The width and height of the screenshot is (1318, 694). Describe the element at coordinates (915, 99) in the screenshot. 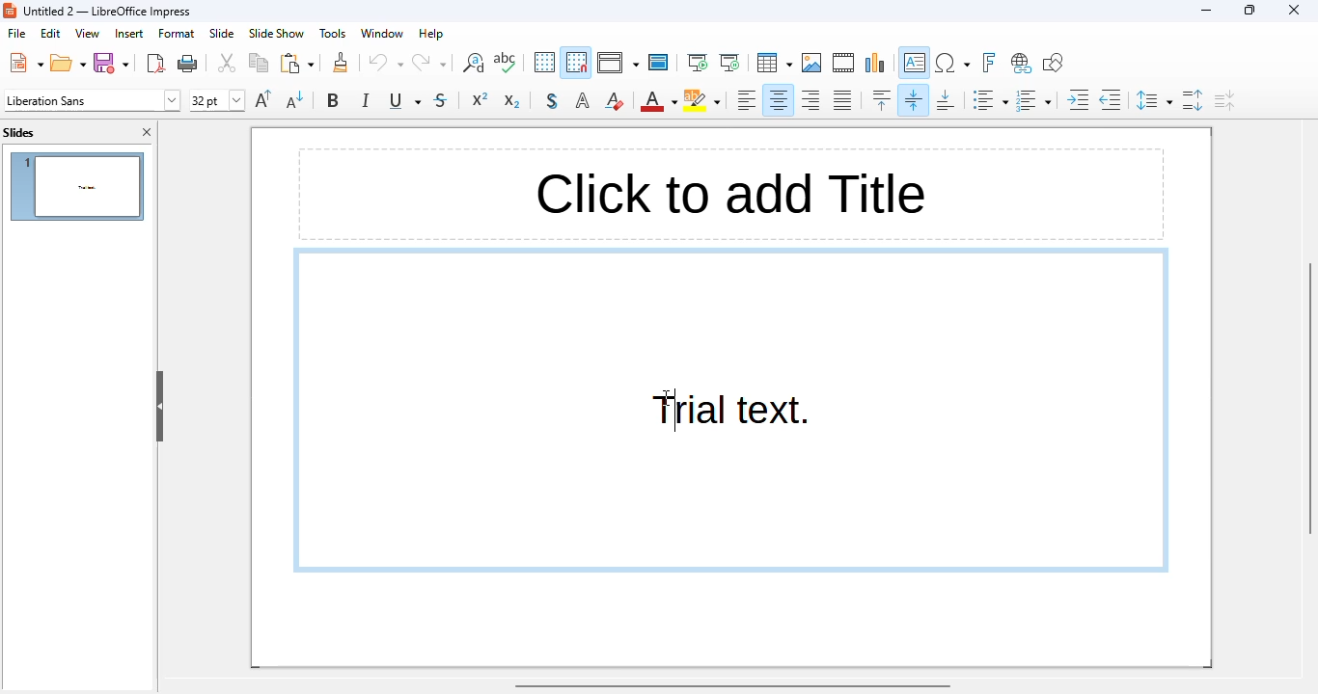

I see `center vertically` at that location.